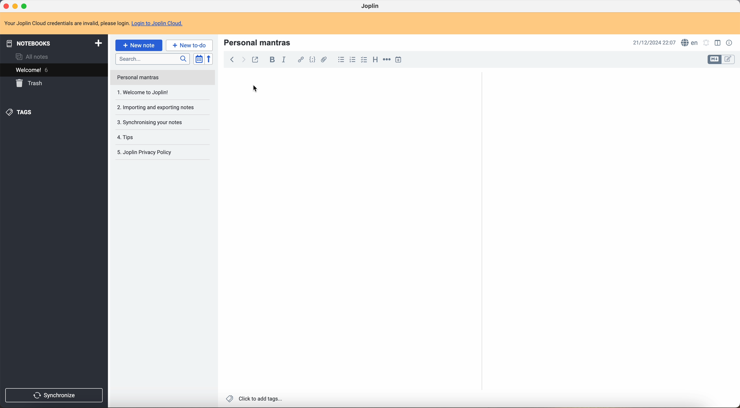 The image size is (740, 408). What do you see at coordinates (54, 42) in the screenshot?
I see `notebooks` at bounding box center [54, 42].